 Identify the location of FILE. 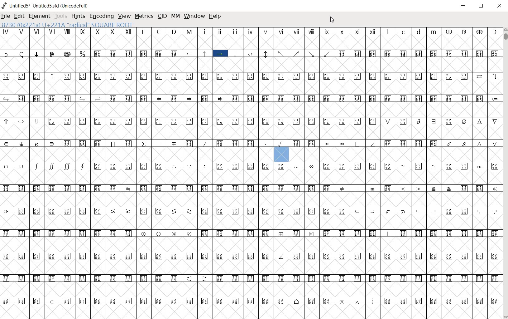
(6, 17).